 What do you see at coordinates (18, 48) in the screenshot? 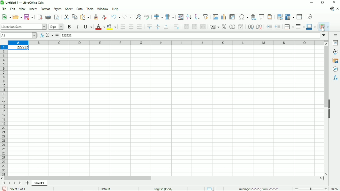
I see `222222` at bounding box center [18, 48].